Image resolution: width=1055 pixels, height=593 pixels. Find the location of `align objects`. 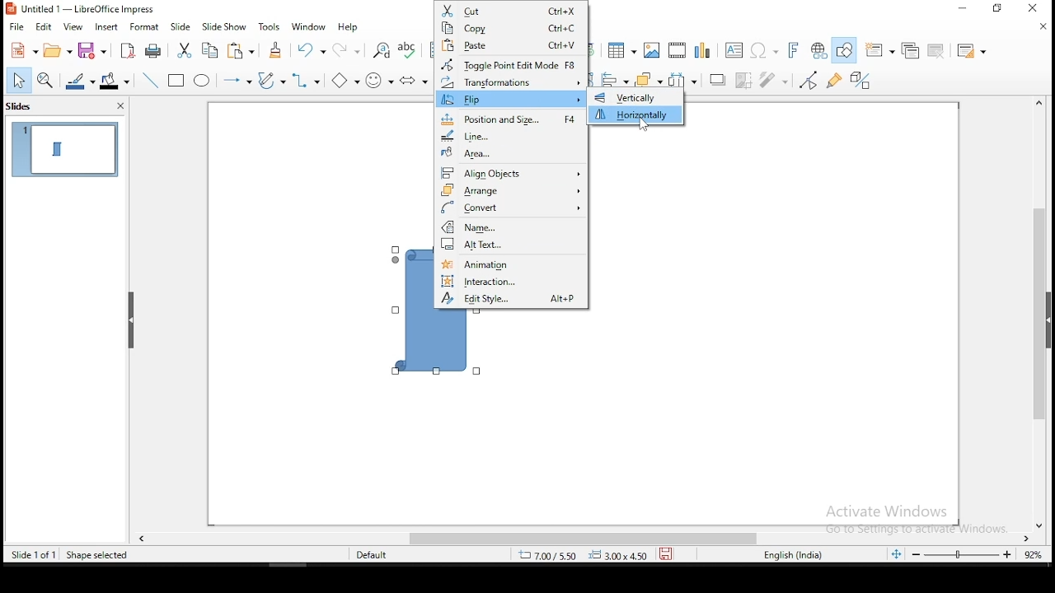

align objects is located at coordinates (508, 175).